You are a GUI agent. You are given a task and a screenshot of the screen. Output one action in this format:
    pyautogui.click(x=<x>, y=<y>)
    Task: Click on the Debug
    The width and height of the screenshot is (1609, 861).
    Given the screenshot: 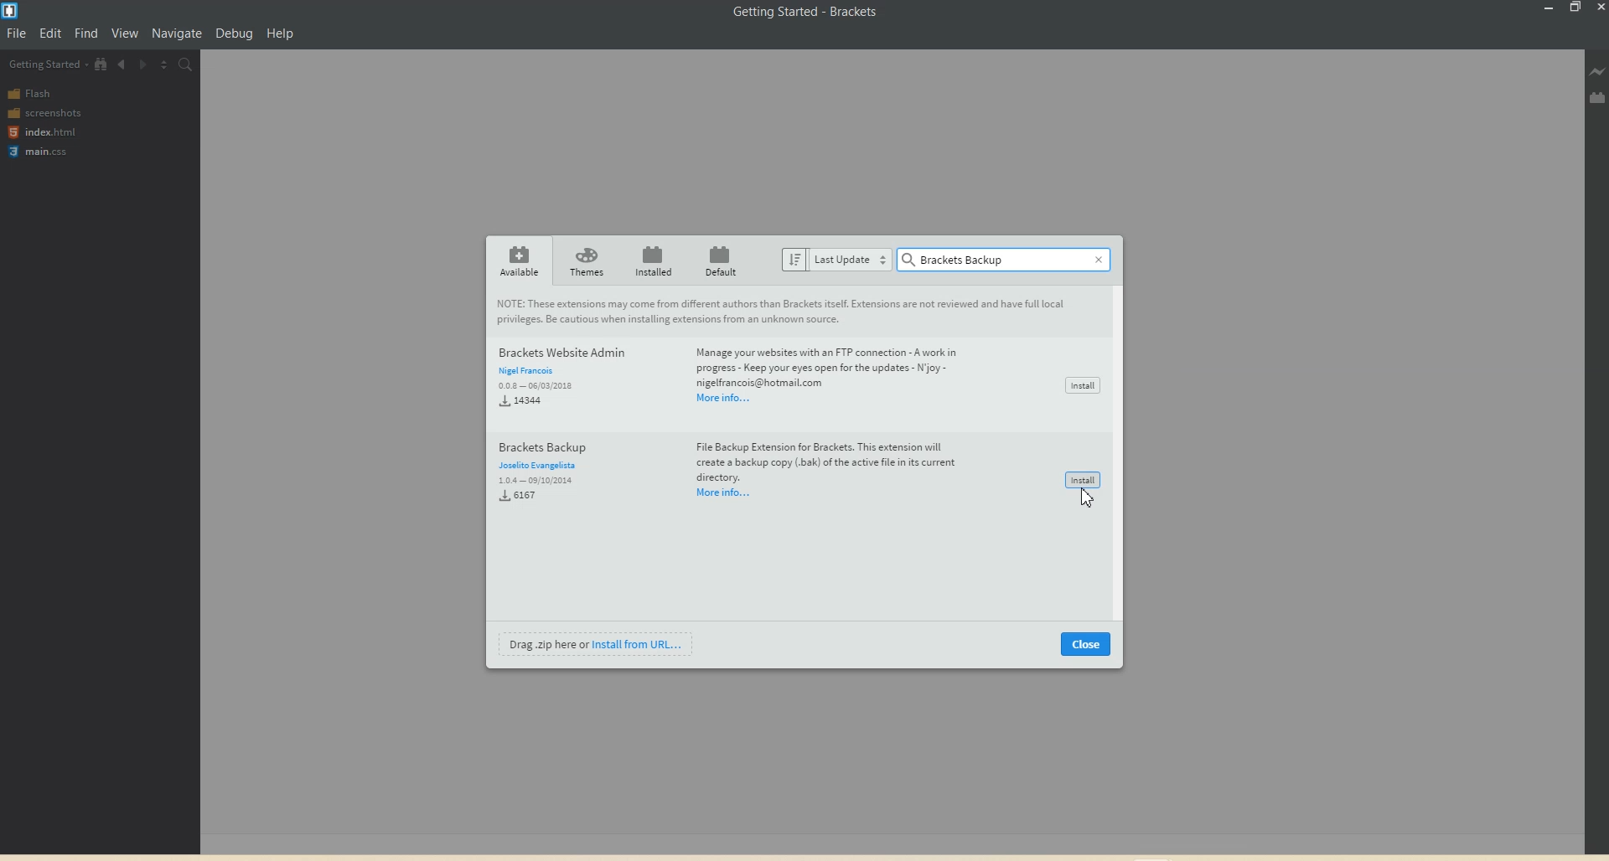 What is the action you would take?
    pyautogui.click(x=234, y=33)
    